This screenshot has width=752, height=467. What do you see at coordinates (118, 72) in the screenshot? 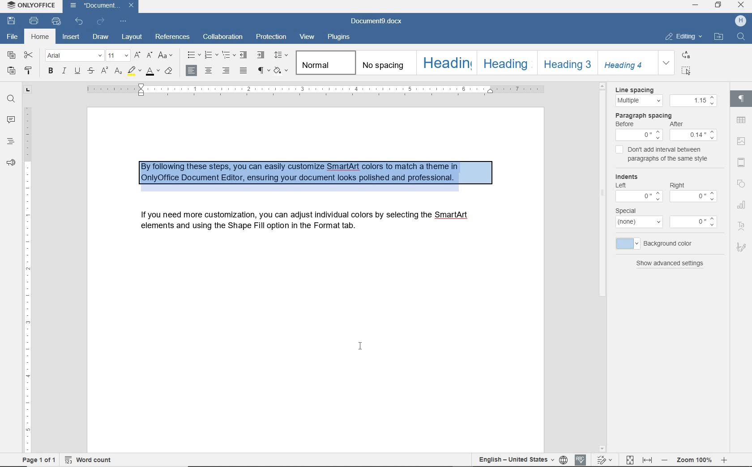
I see `subscript` at bounding box center [118, 72].